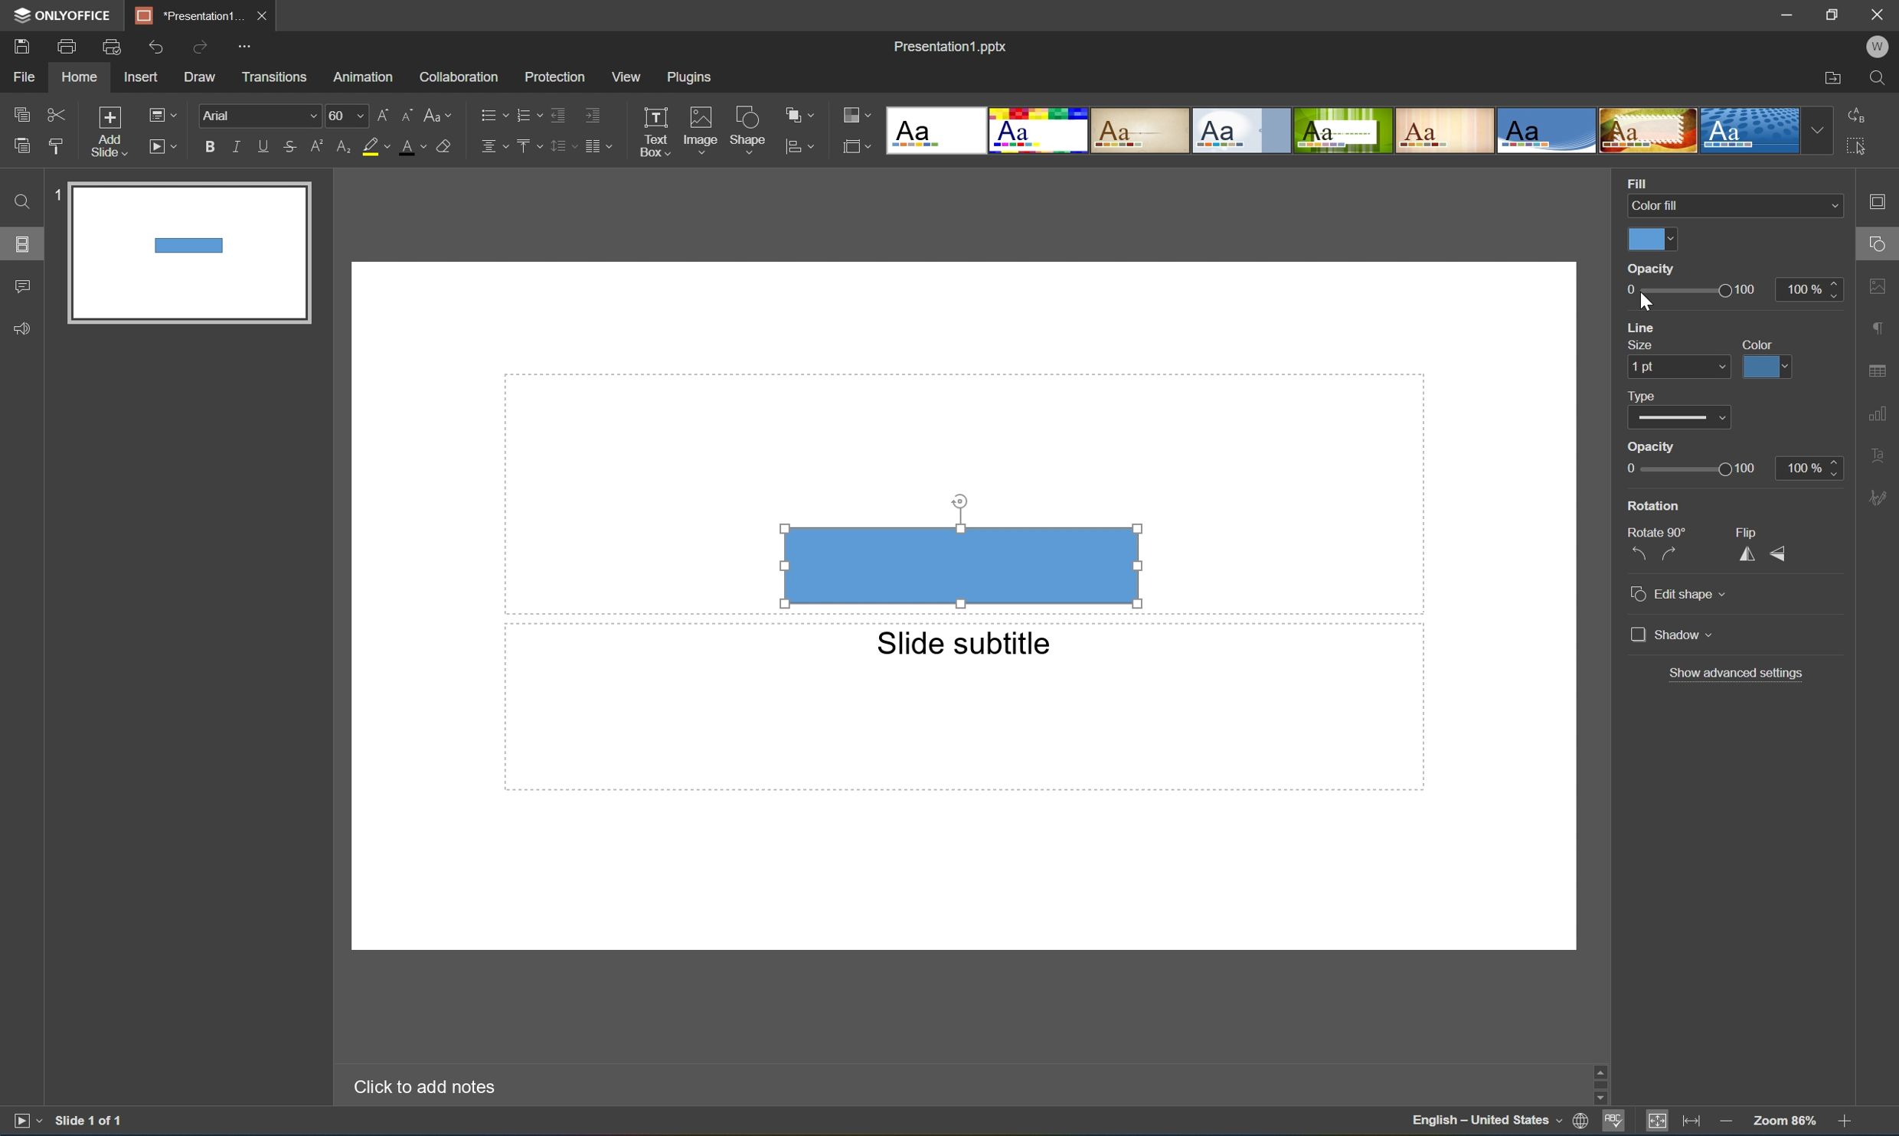  Describe the element at coordinates (489, 114) in the screenshot. I see `Bullets` at that location.